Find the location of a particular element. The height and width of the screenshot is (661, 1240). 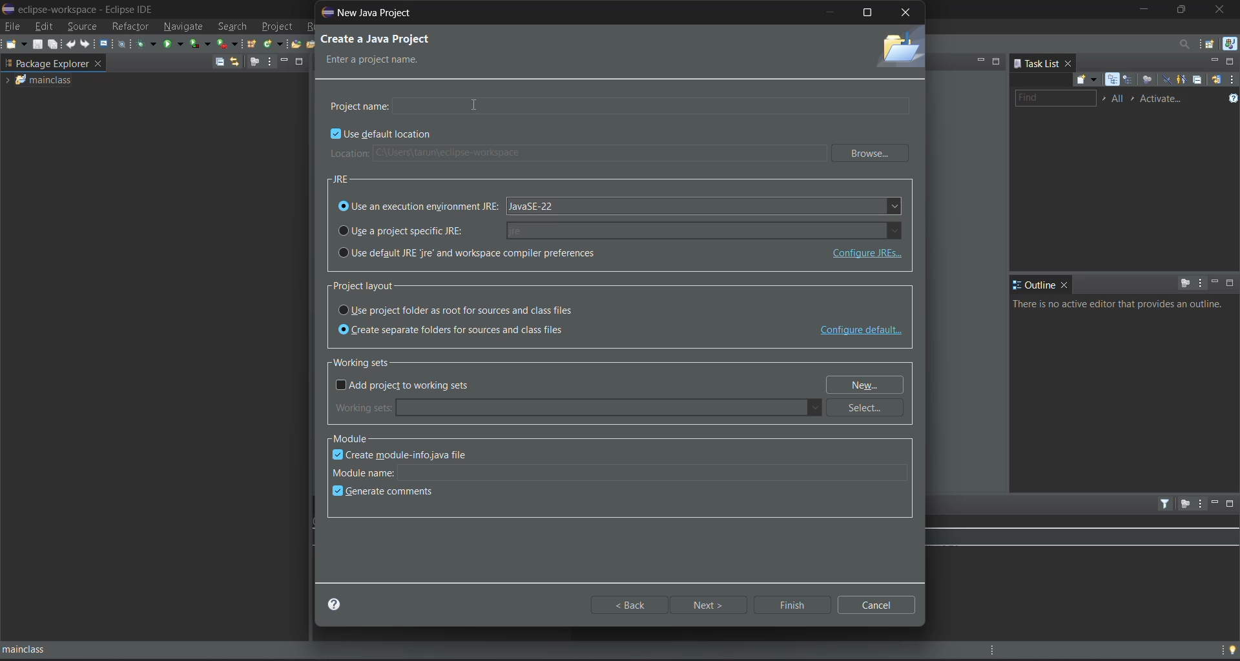

browse is located at coordinates (873, 154).